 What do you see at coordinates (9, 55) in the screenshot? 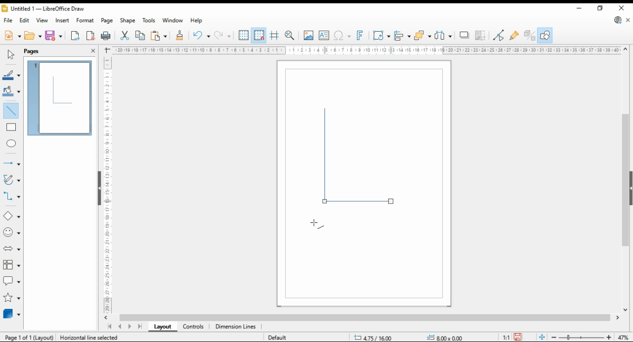
I see `select` at bounding box center [9, 55].